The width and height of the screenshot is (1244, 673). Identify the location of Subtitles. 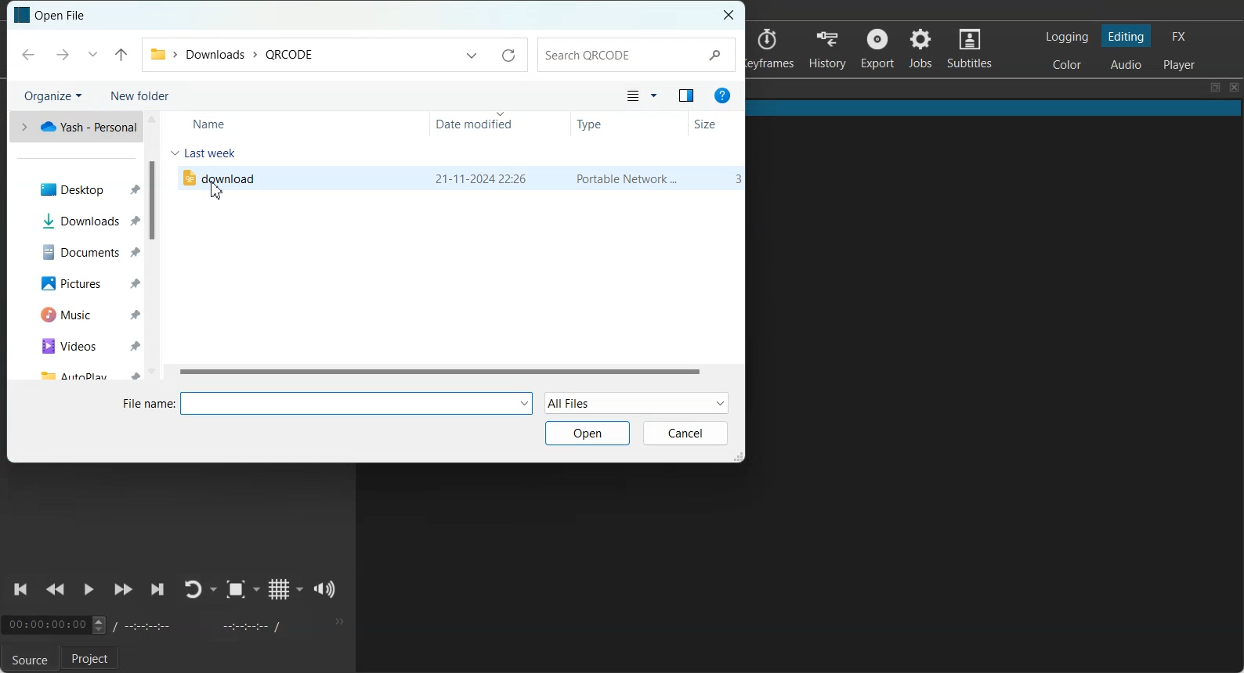
(970, 47).